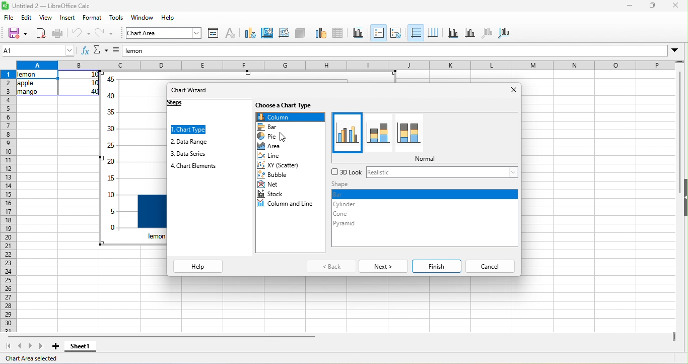 The image size is (688, 364). What do you see at coordinates (160, 336) in the screenshot?
I see `horizontal scroll bar` at bounding box center [160, 336].